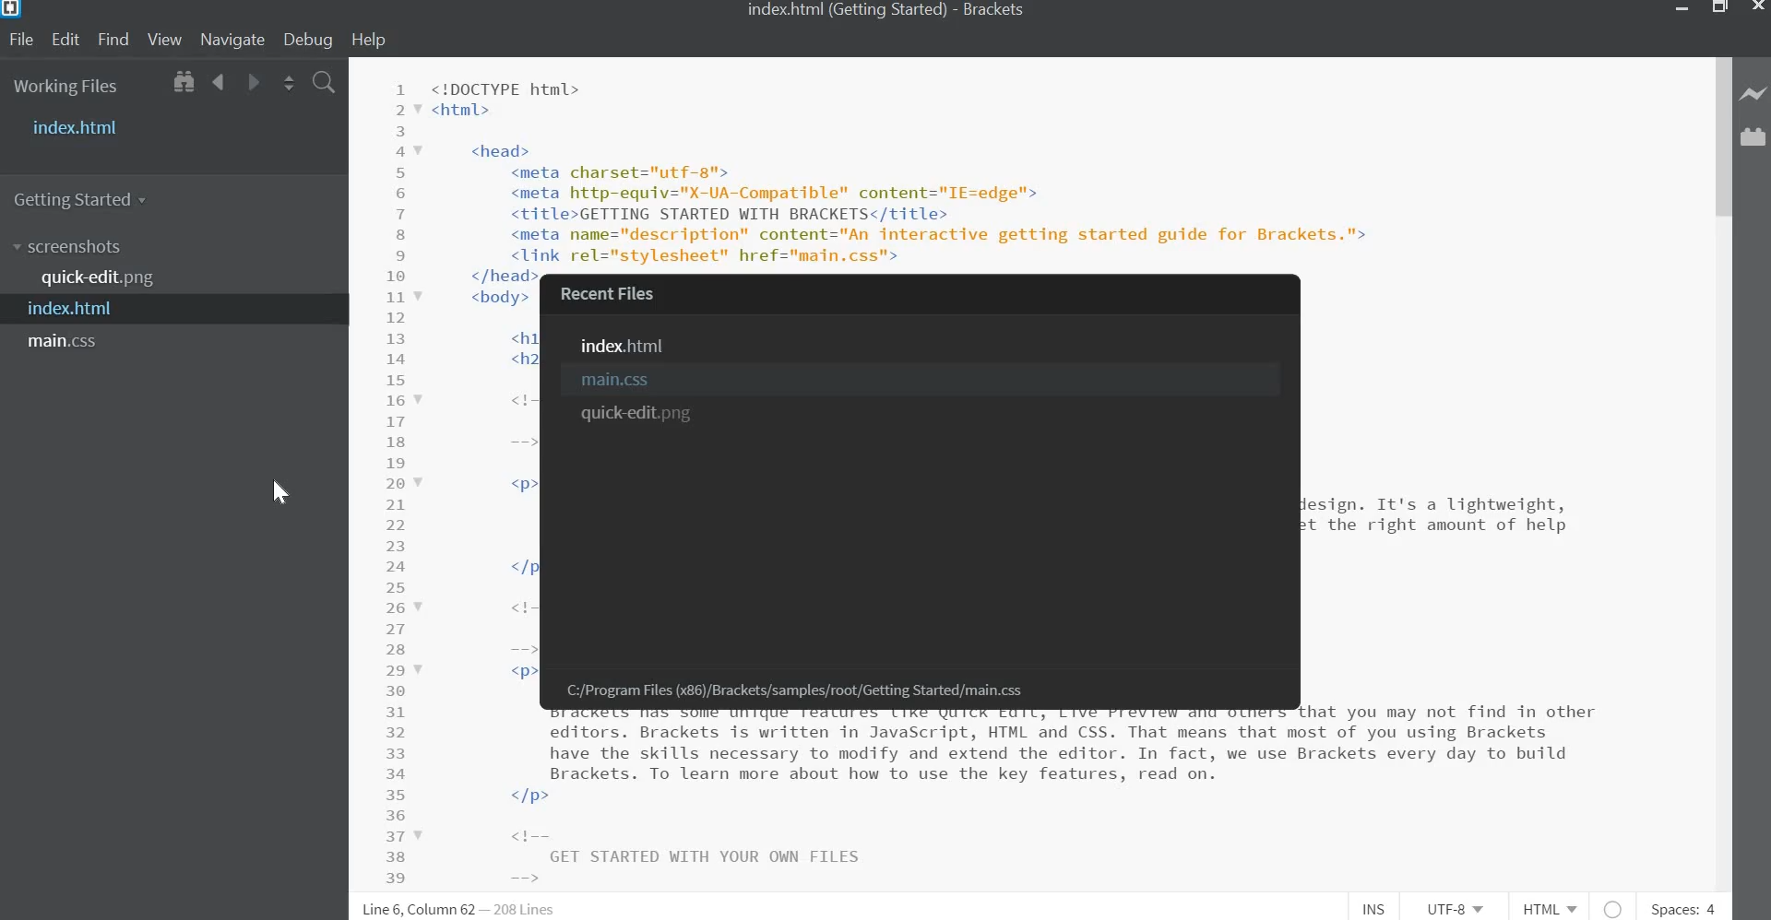 This screenshot has width=1771, height=920. What do you see at coordinates (23, 40) in the screenshot?
I see `File` at bounding box center [23, 40].